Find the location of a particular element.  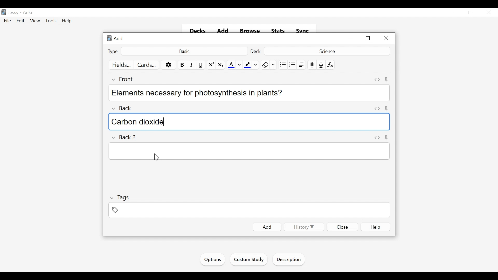

User Name is located at coordinates (14, 13).